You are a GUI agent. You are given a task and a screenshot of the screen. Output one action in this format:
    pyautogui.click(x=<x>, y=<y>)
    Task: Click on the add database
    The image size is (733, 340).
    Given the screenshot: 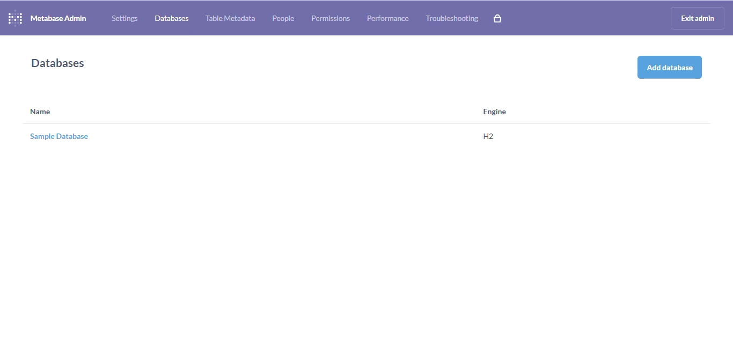 What is the action you would take?
    pyautogui.click(x=671, y=67)
    